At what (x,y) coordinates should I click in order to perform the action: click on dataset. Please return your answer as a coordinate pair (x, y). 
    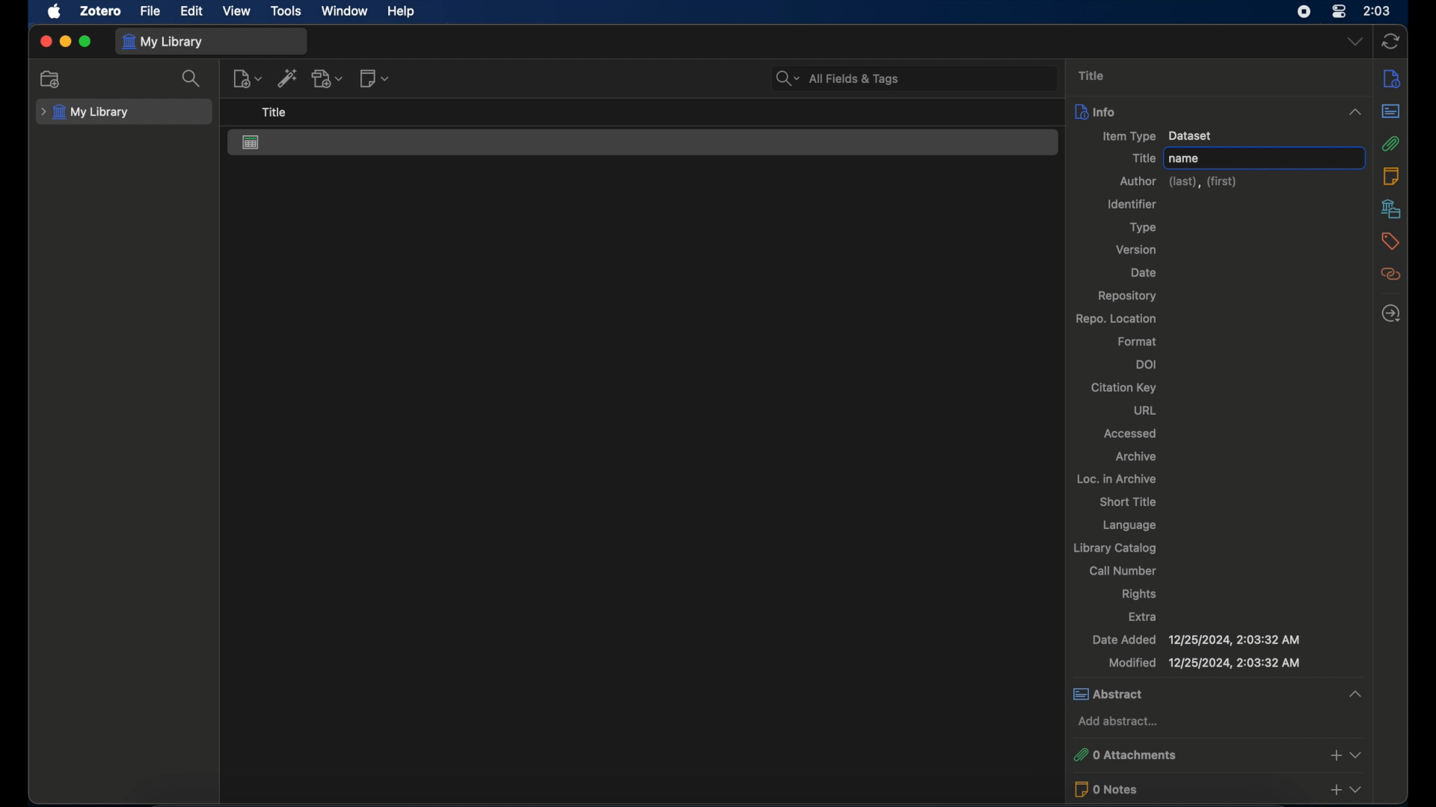
    Looking at the image, I should click on (252, 143).